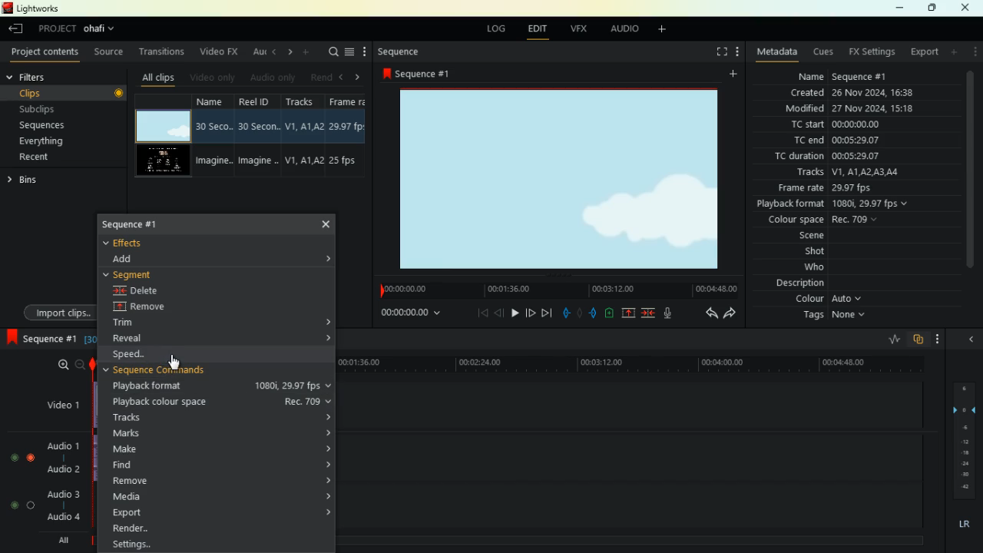 The width and height of the screenshot is (983, 553). I want to click on name, so click(217, 137).